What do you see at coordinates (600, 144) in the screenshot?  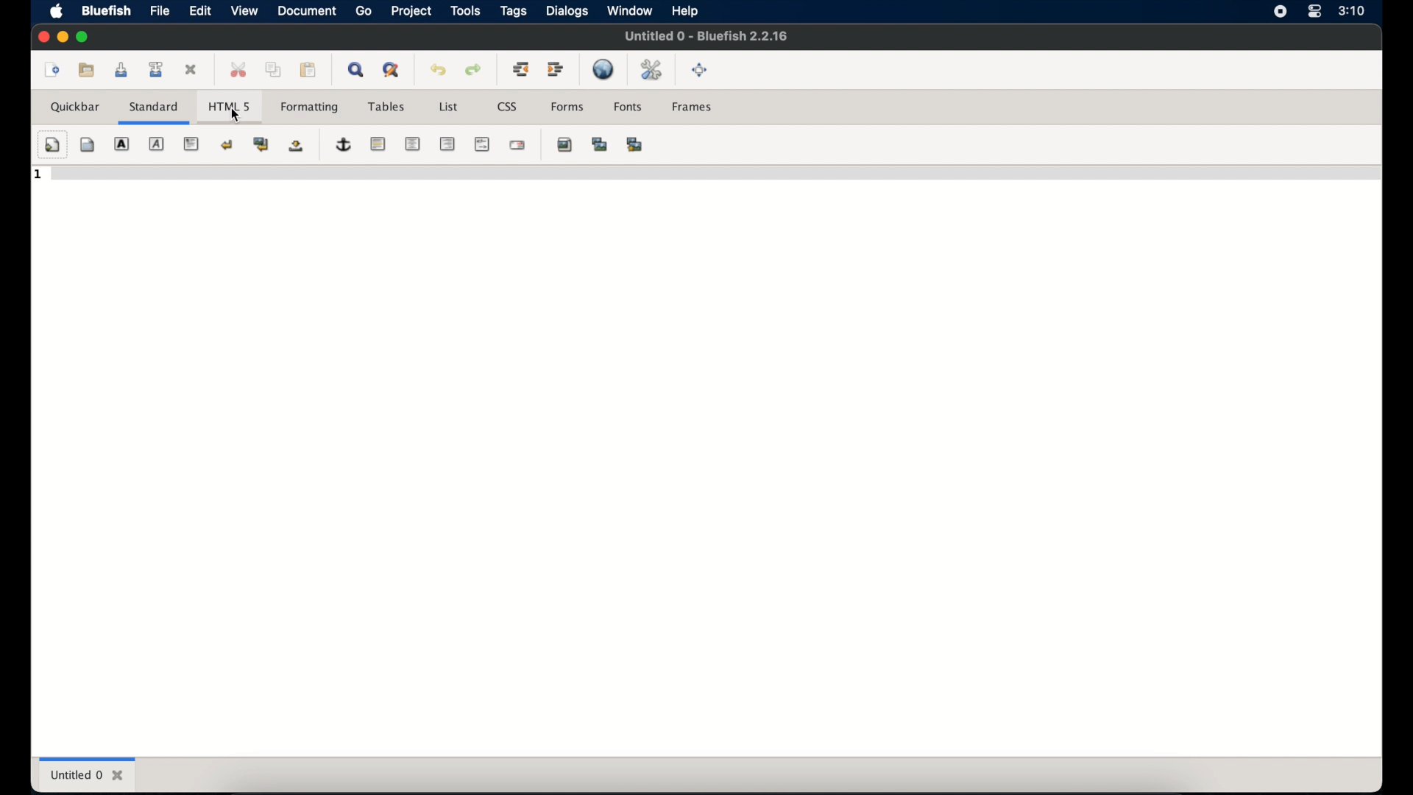 I see `insert  thumbnail` at bounding box center [600, 144].